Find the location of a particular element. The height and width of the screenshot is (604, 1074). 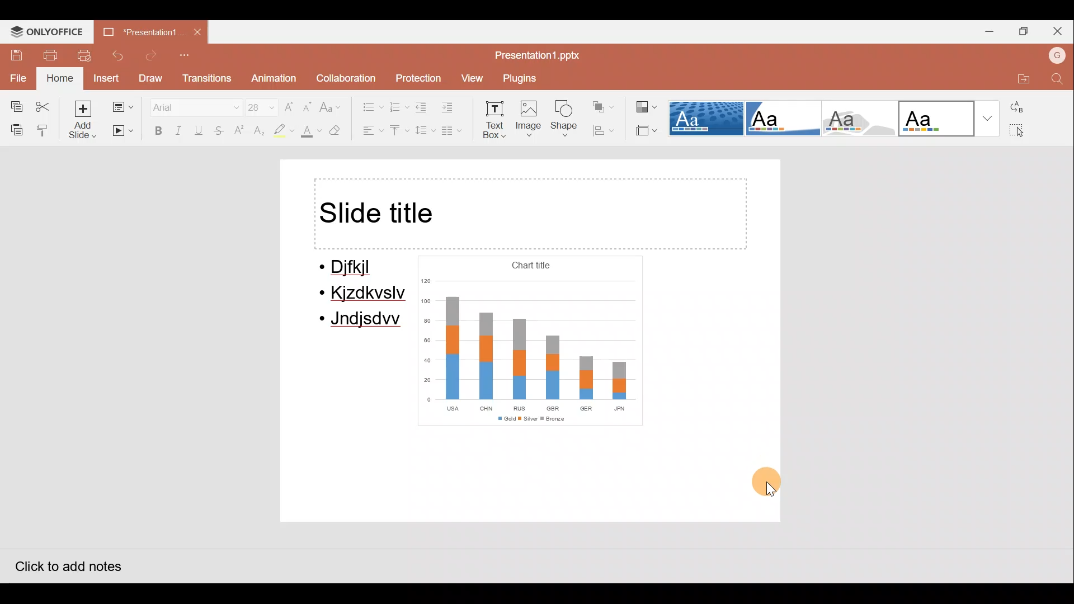

Corner is located at coordinates (781, 117).